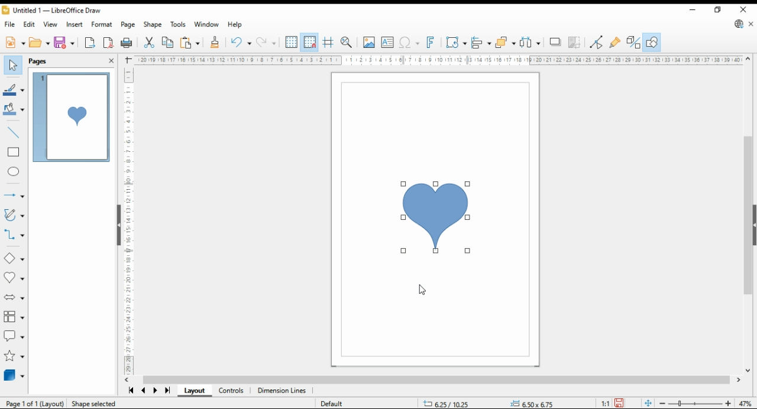 This screenshot has height=409, width=757. Describe the element at coordinates (456, 42) in the screenshot. I see `transformations` at that location.